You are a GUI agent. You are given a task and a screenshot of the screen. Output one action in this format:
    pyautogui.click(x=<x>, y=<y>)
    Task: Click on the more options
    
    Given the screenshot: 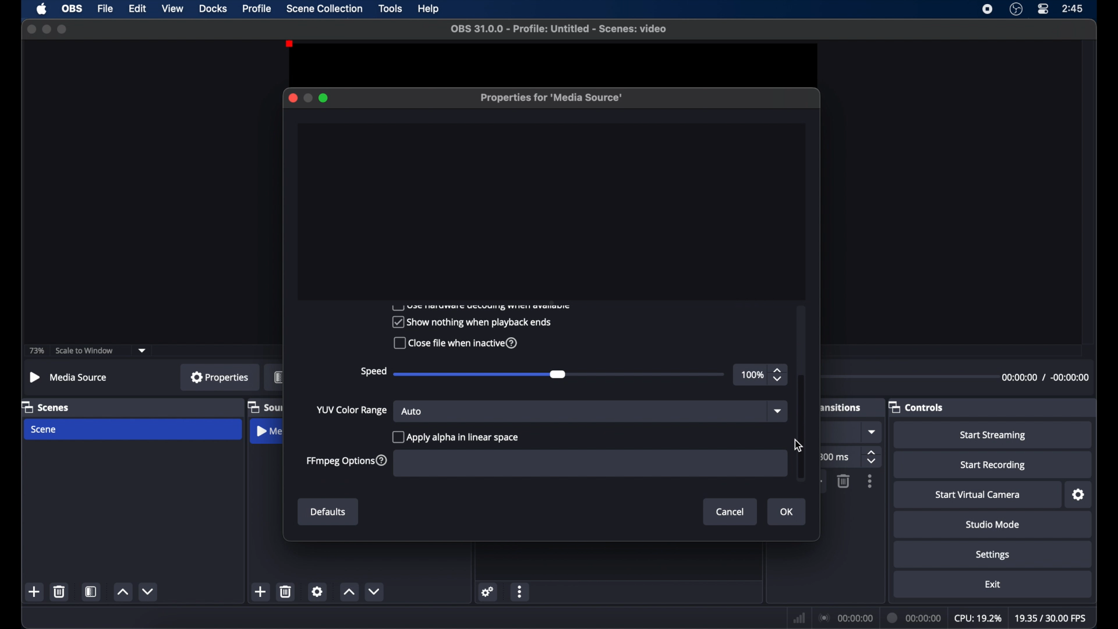 What is the action you would take?
    pyautogui.click(x=871, y=482)
    